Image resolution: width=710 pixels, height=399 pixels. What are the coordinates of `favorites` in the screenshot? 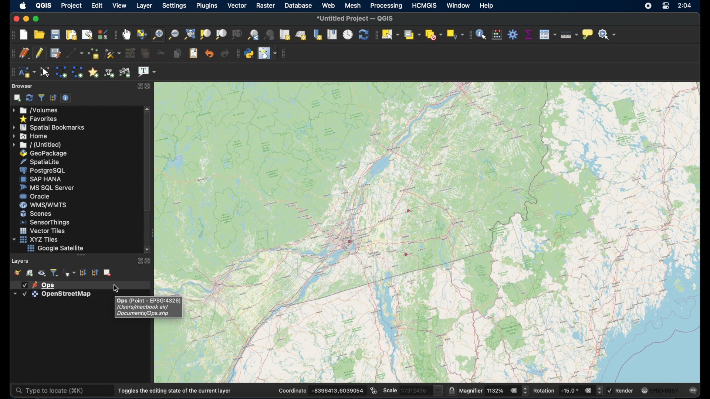 It's located at (40, 119).